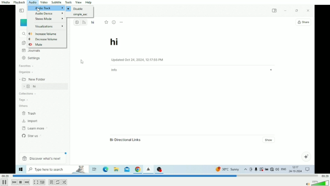 This screenshot has height=186, width=330. Describe the element at coordinates (44, 2) in the screenshot. I see `Video` at that location.